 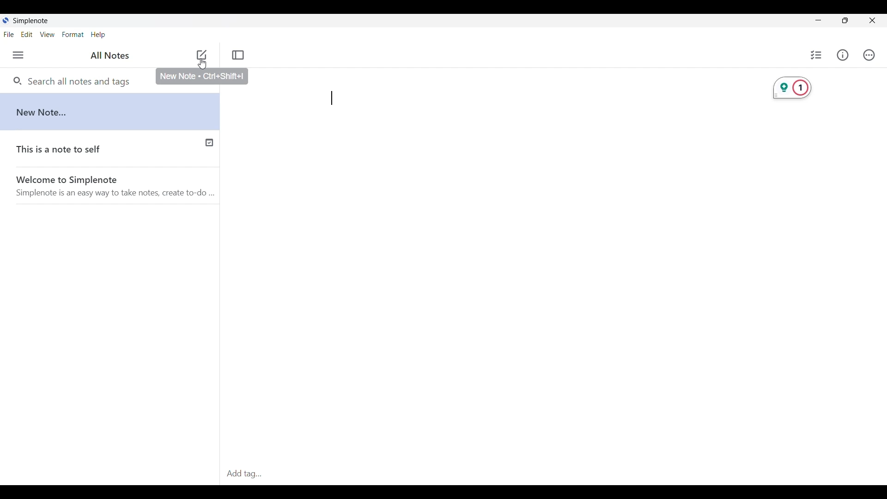 What do you see at coordinates (202, 79) in the screenshot?
I see `New Note + Ctrl+Shift+I(Description of icon selected)` at bounding box center [202, 79].